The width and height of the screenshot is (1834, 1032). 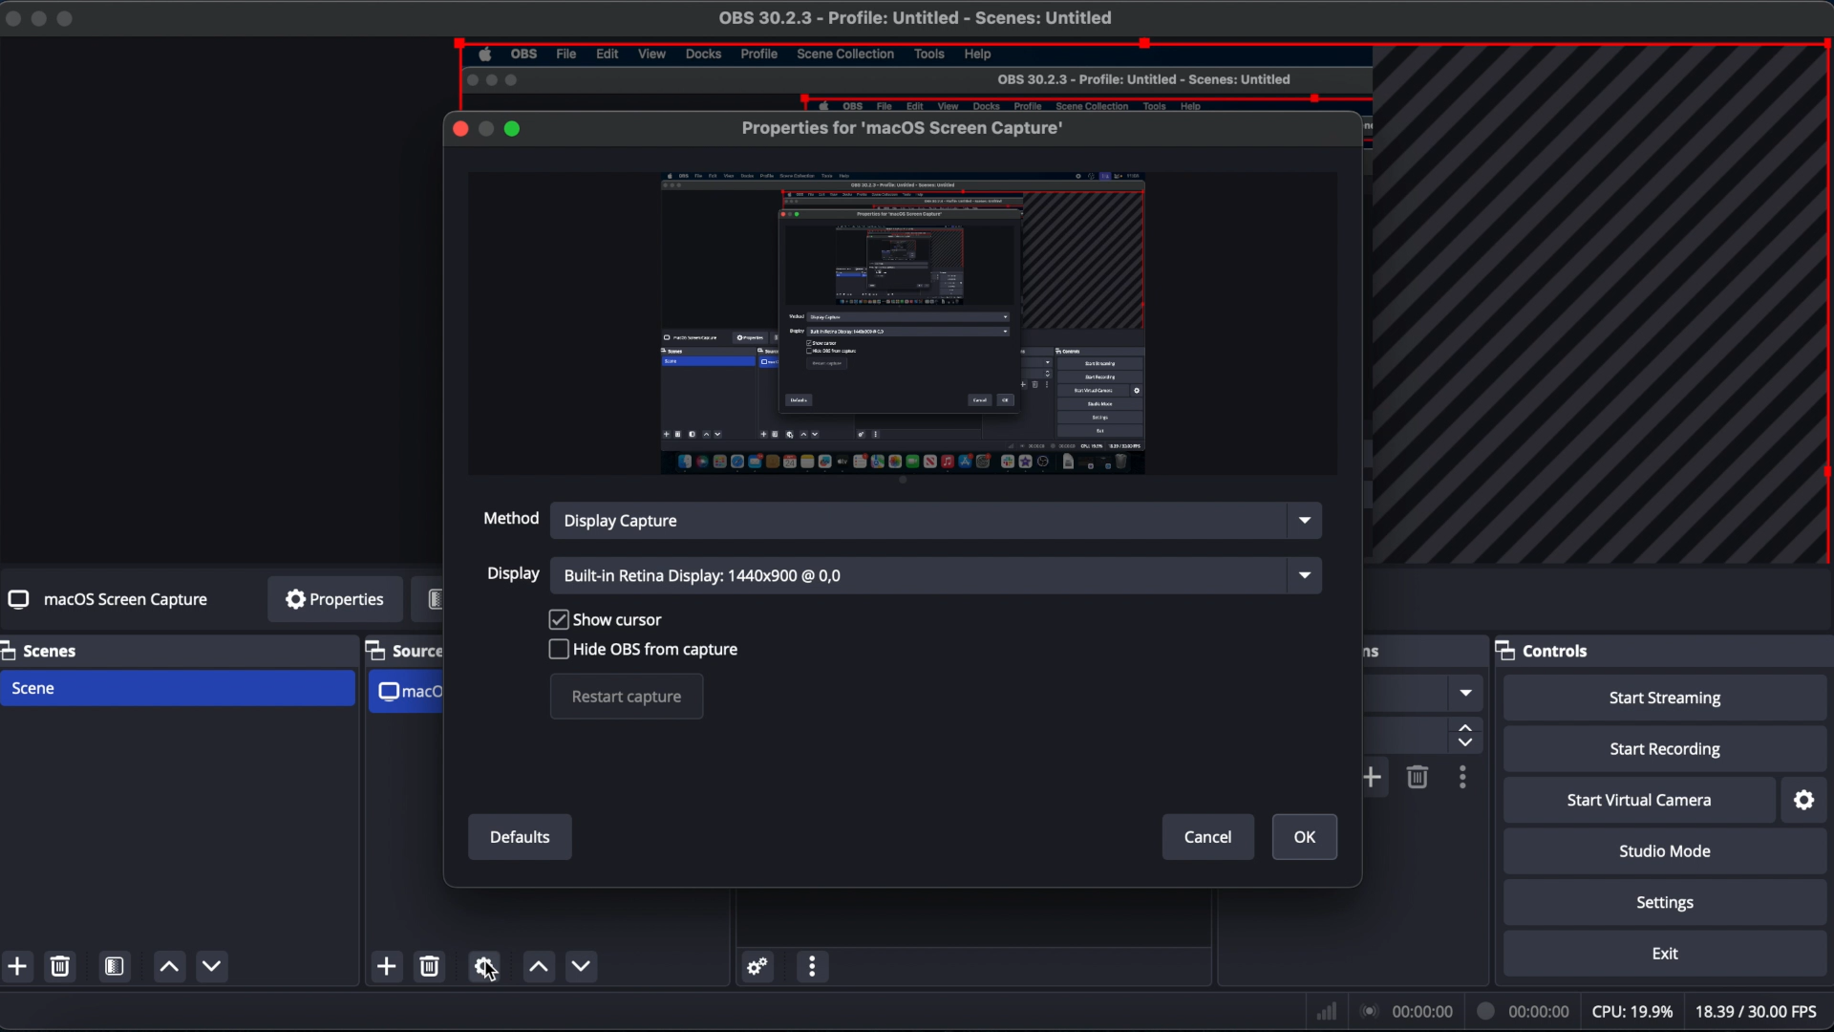 I want to click on exit, so click(x=1667, y=955).